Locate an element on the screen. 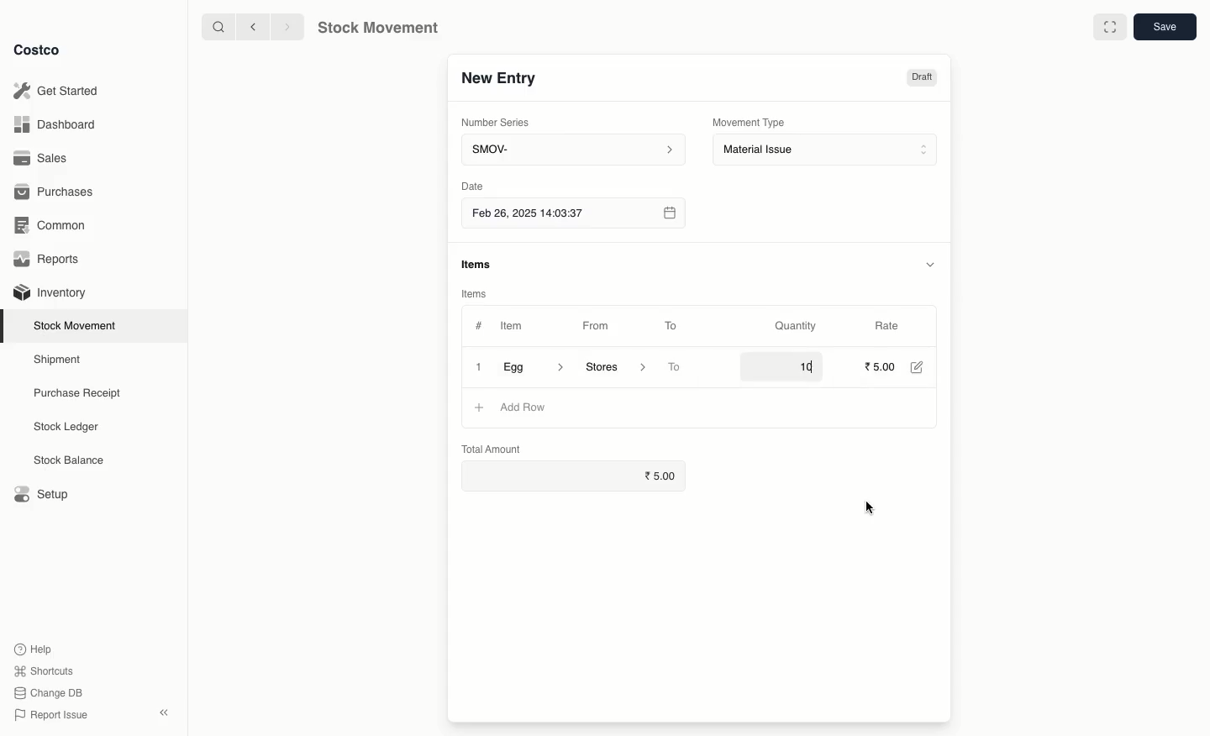 The width and height of the screenshot is (1210, 736). Edit is located at coordinates (921, 369).